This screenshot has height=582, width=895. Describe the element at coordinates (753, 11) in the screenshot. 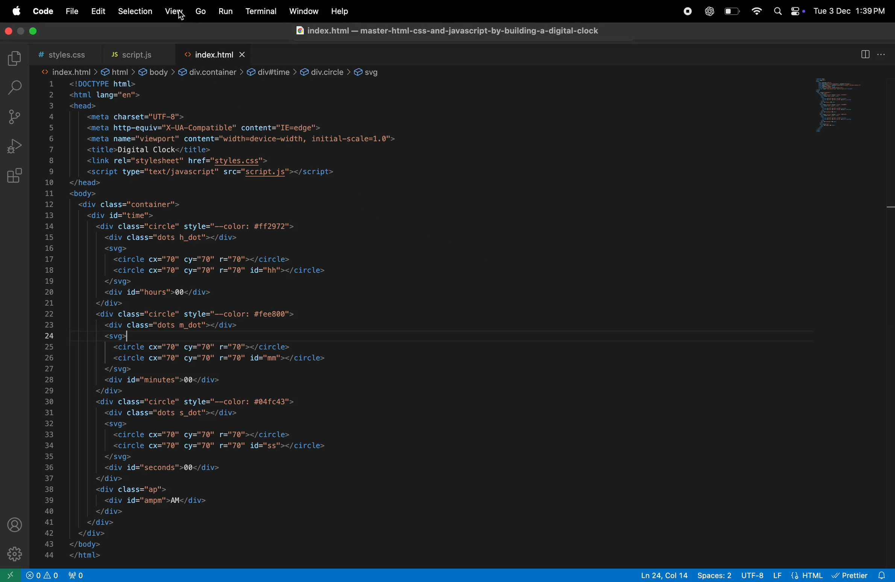

I see `wifi` at that location.